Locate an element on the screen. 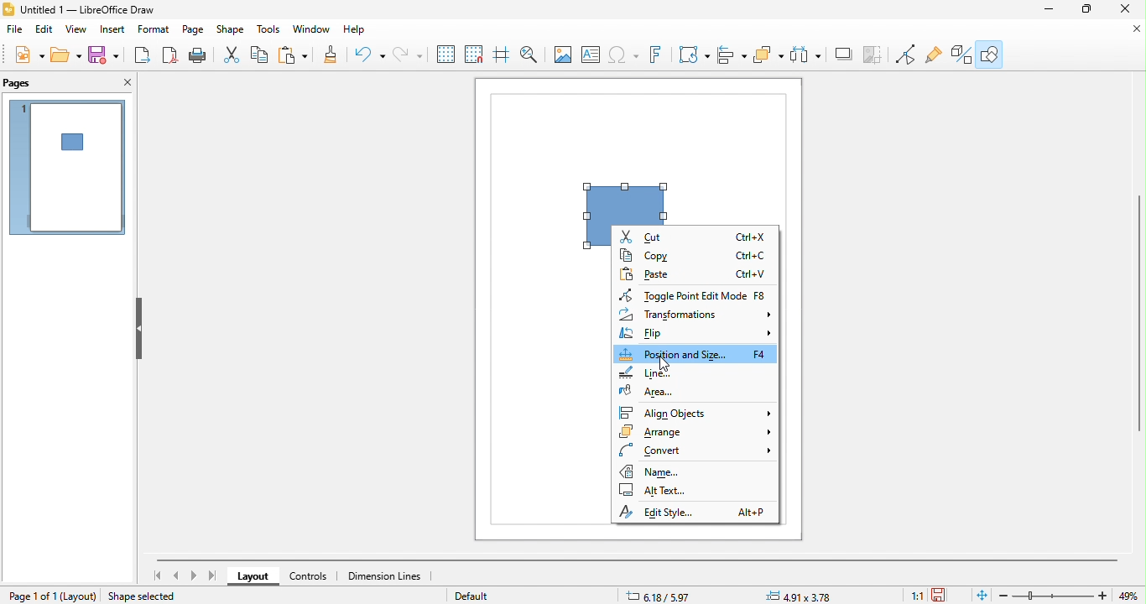  export directly as pdf is located at coordinates (167, 55).